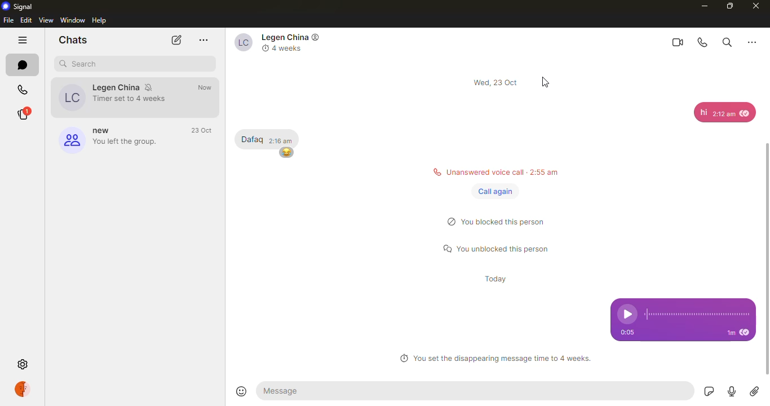 The image size is (770, 406). Describe the element at coordinates (285, 140) in the screenshot. I see `time` at that location.